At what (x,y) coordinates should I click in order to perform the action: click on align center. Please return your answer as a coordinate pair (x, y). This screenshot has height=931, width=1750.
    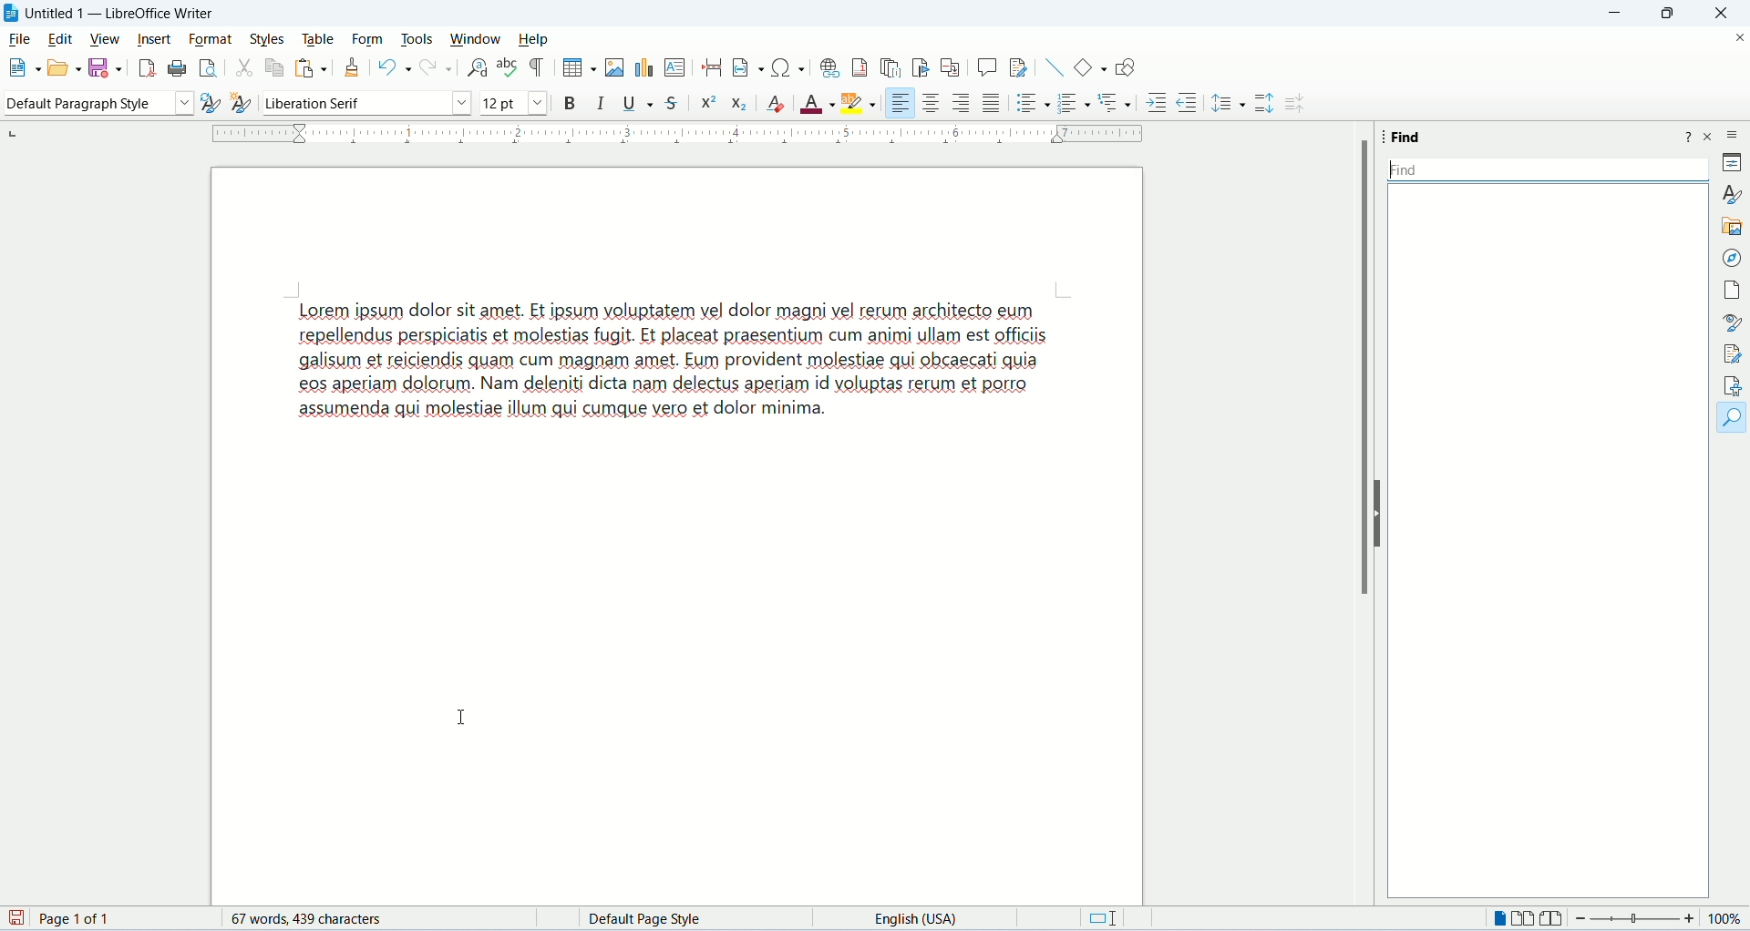
    Looking at the image, I should click on (932, 104).